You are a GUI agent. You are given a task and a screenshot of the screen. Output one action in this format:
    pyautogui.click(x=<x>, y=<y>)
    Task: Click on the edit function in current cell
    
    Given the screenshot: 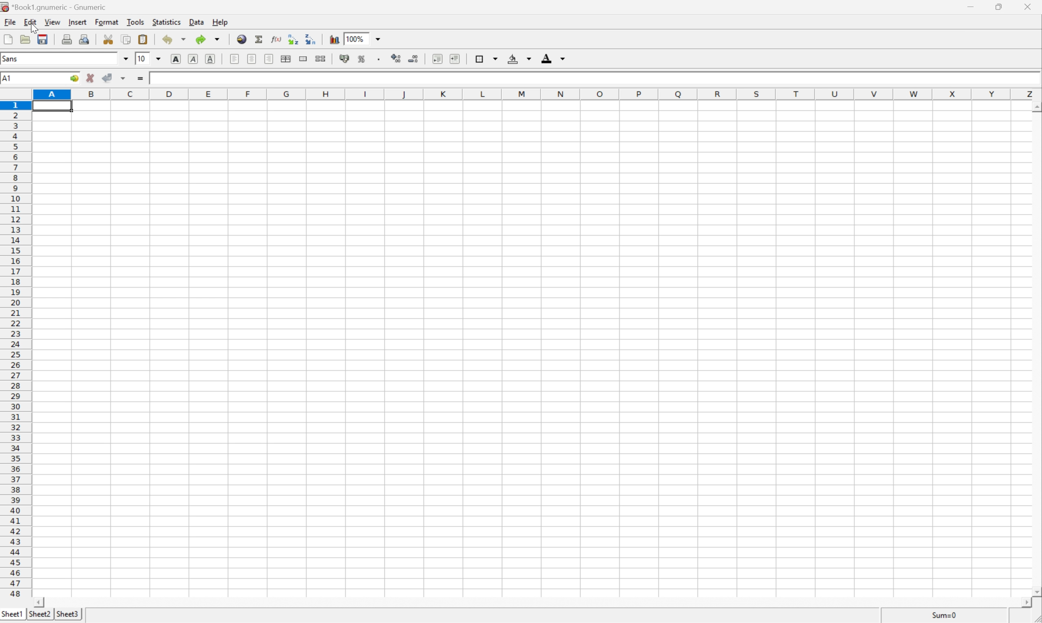 What is the action you would take?
    pyautogui.click(x=277, y=39)
    